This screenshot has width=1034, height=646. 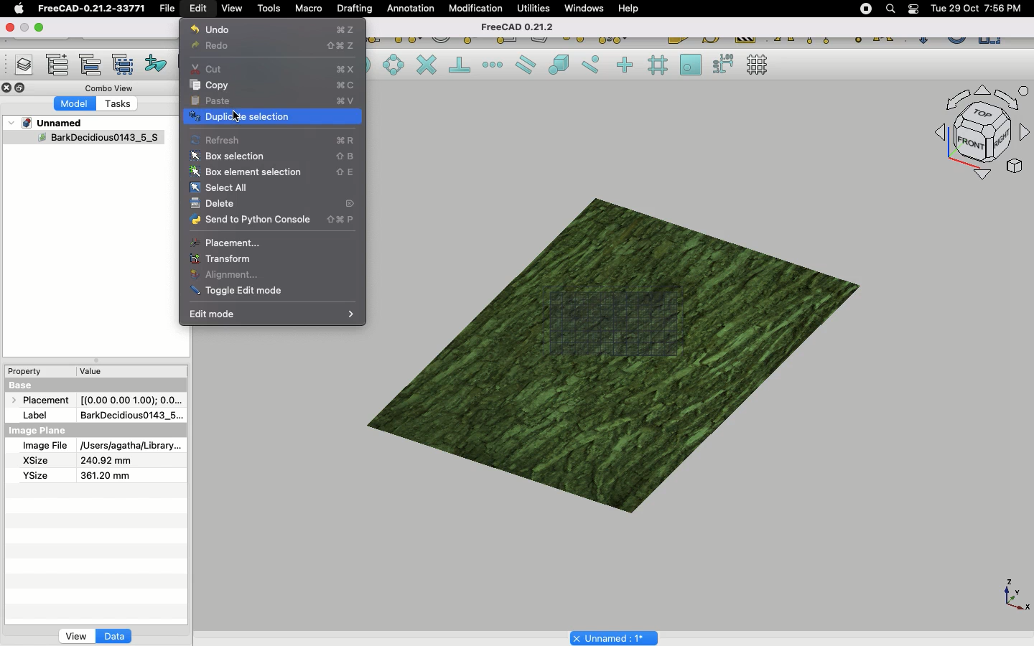 I want to click on Navigation styles, so click(x=981, y=135).